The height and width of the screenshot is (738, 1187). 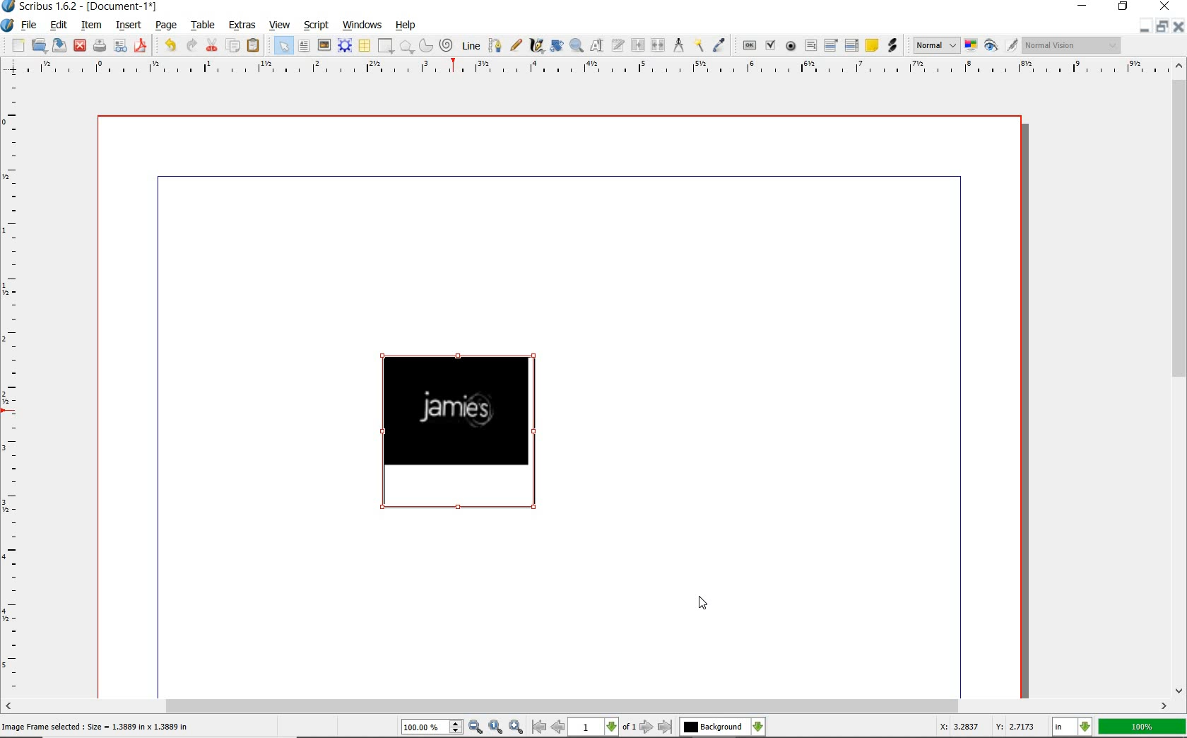 I want to click on text frame, so click(x=305, y=46).